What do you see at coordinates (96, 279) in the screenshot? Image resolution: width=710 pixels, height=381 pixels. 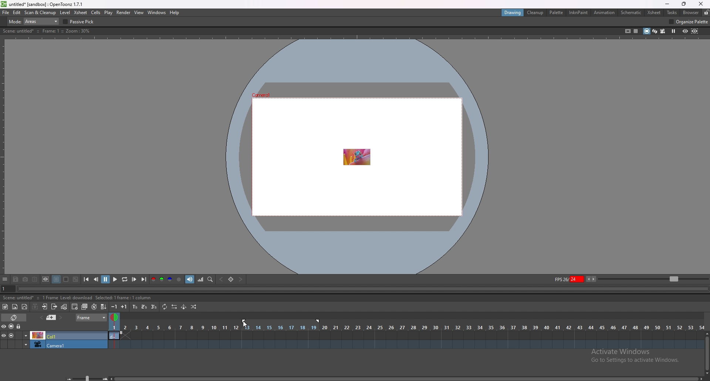 I see `previous` at bounding box center [96, 279].